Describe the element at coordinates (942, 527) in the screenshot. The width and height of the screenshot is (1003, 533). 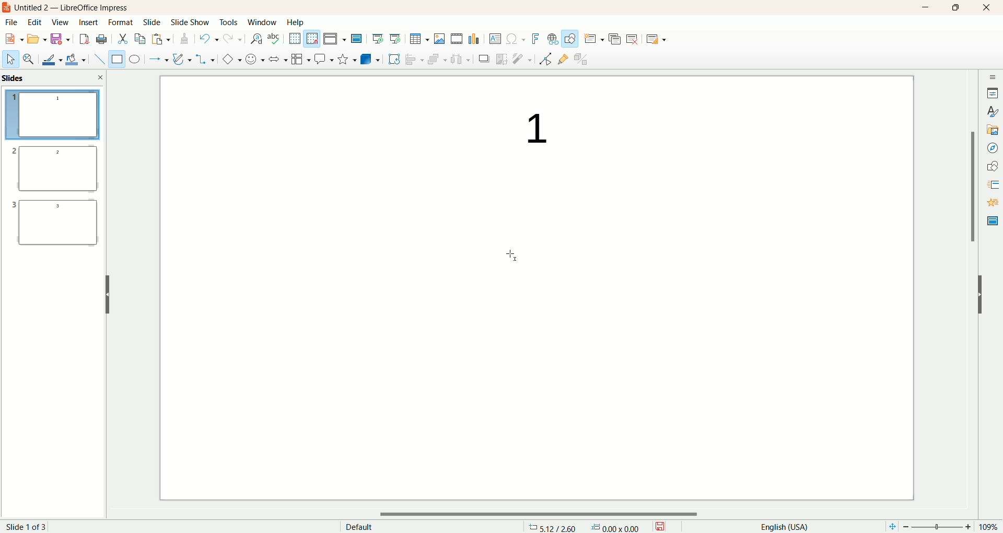
I see `zoom factor` at that location.